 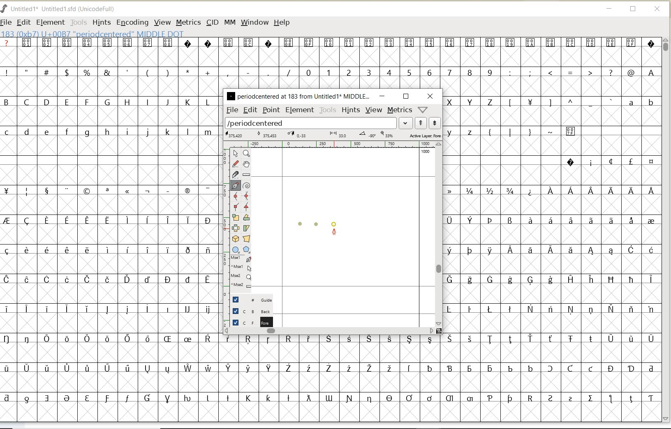 I want to click on hints, so click(x=351, y=110).